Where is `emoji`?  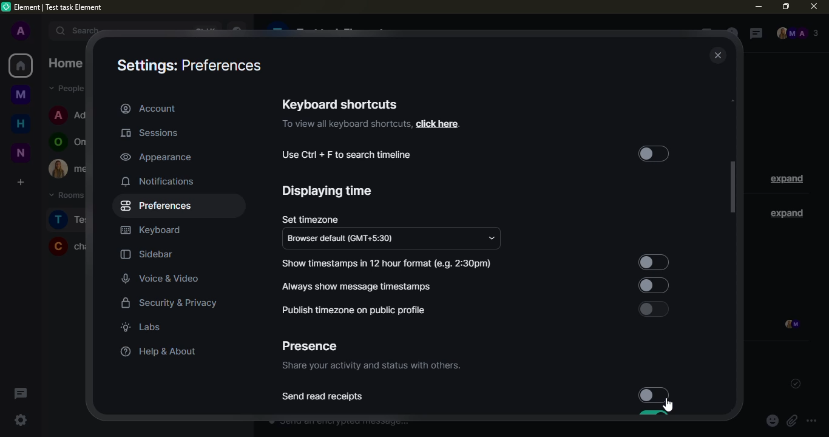 emoji is located at coordinates (772, 421).